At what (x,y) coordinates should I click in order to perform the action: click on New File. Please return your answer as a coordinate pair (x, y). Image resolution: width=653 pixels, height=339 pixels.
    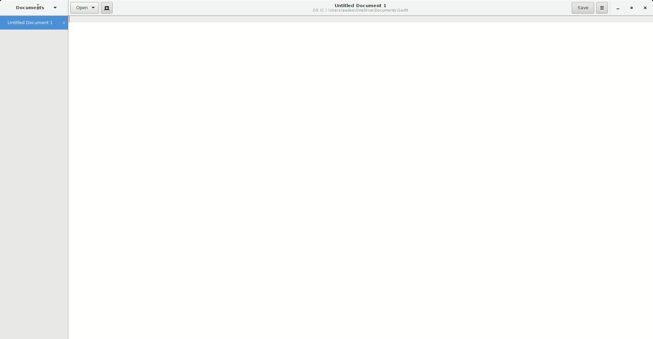
    Looking at the image, I should click on (107, 8).